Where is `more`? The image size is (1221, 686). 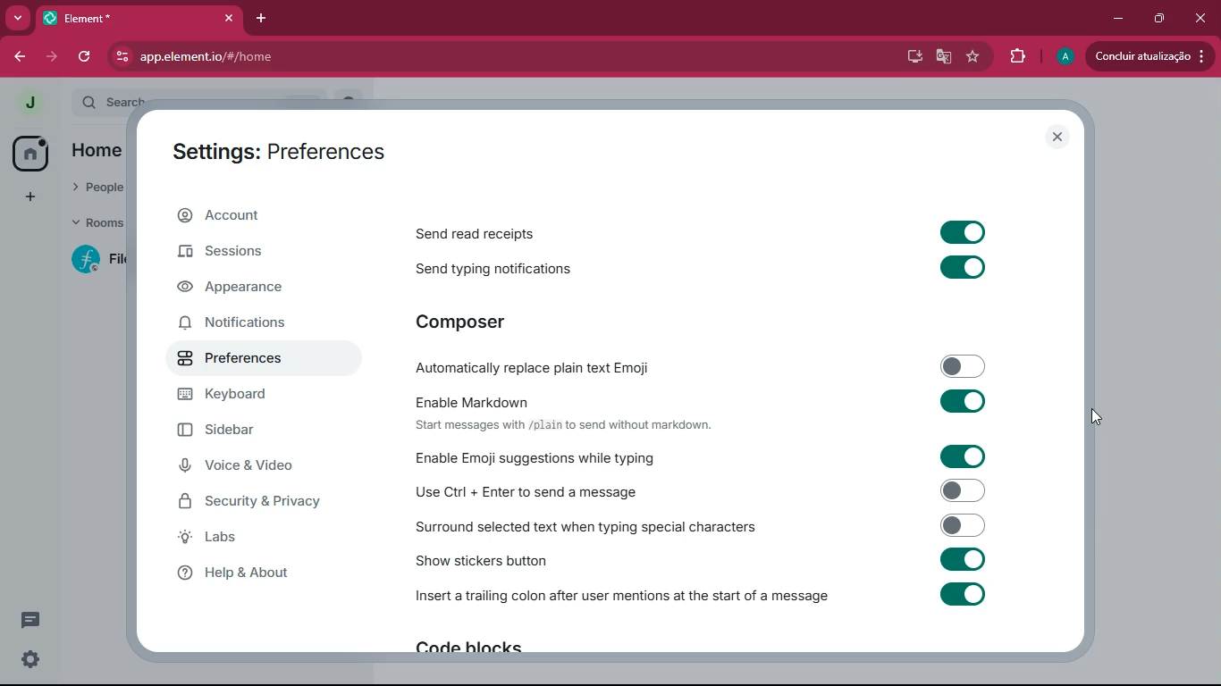 more is located at coordinates (18, 19).